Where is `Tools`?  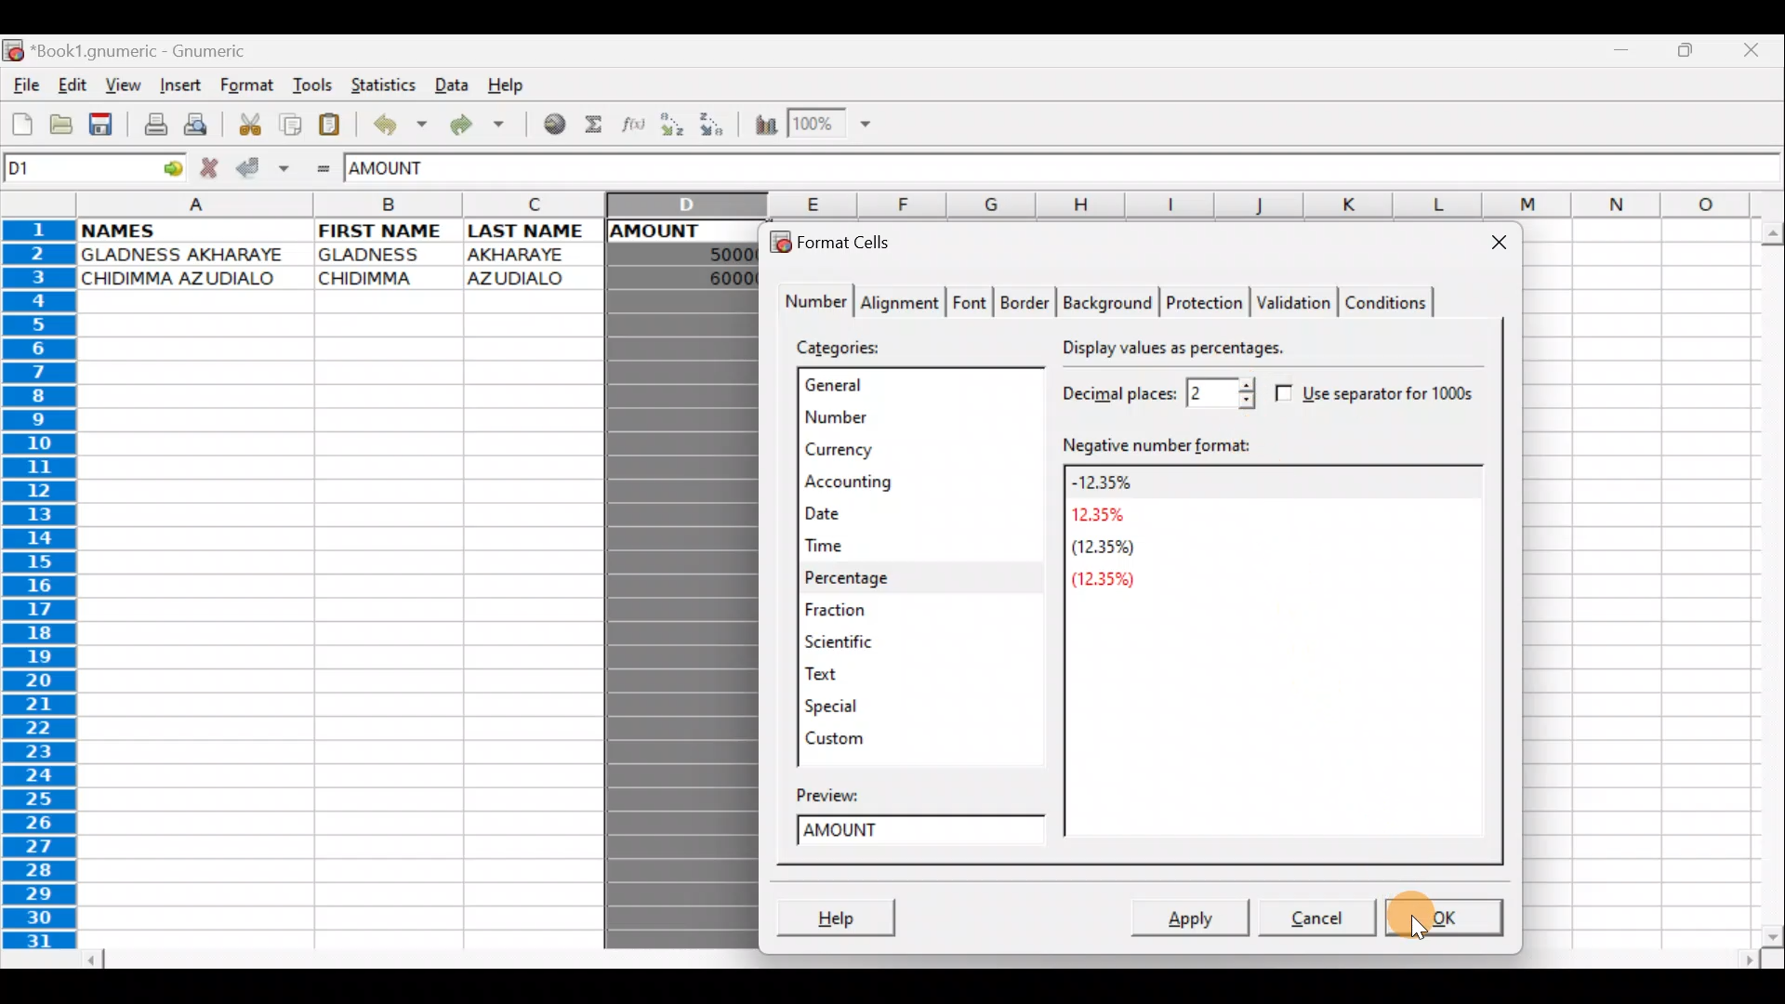
Tools is located at coordinates (307, 86).